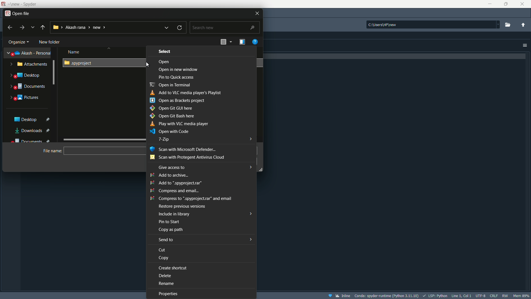 The image size is (531, 299). I want to click on Desktop, so click(26, 75).